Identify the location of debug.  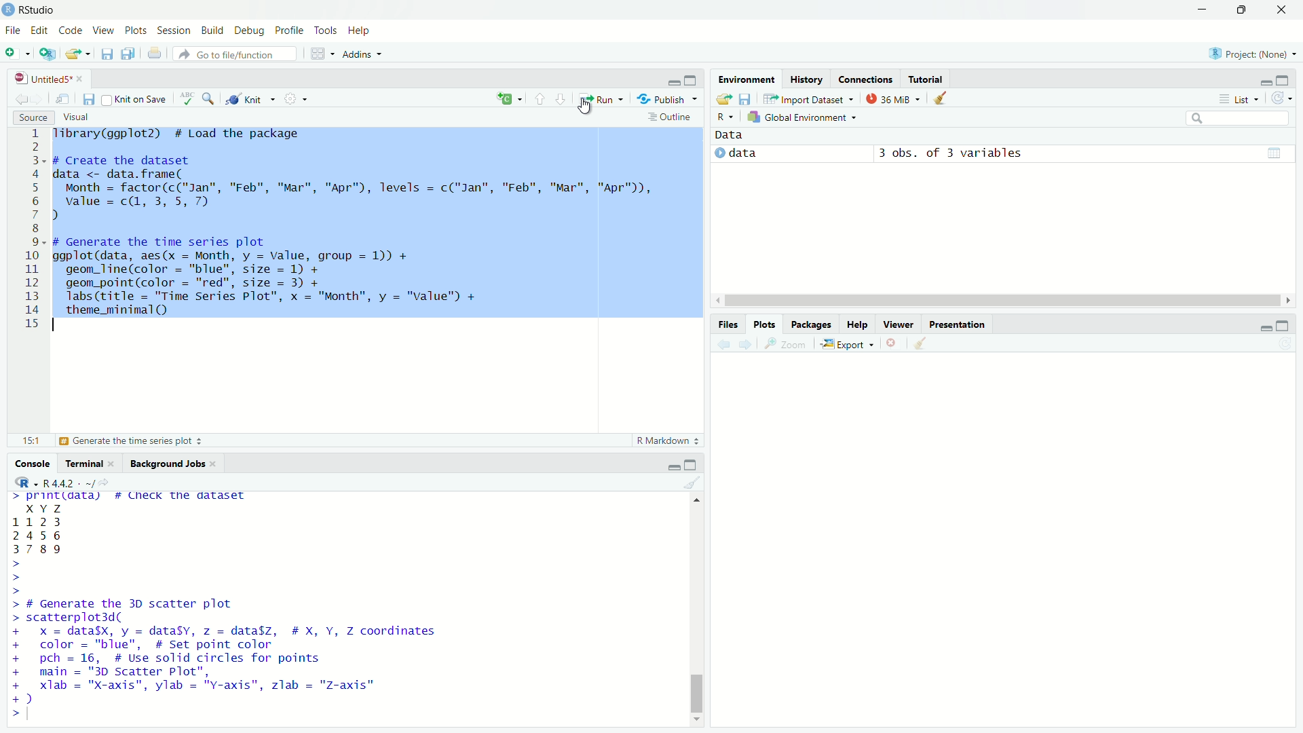
(250, 31).